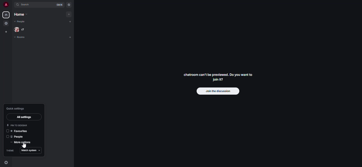 Image resolution: width=362 pixels, height=167 pixels. Describe the element at coordinates (20, 37) in the screenshot. I see `rooms` at that location.